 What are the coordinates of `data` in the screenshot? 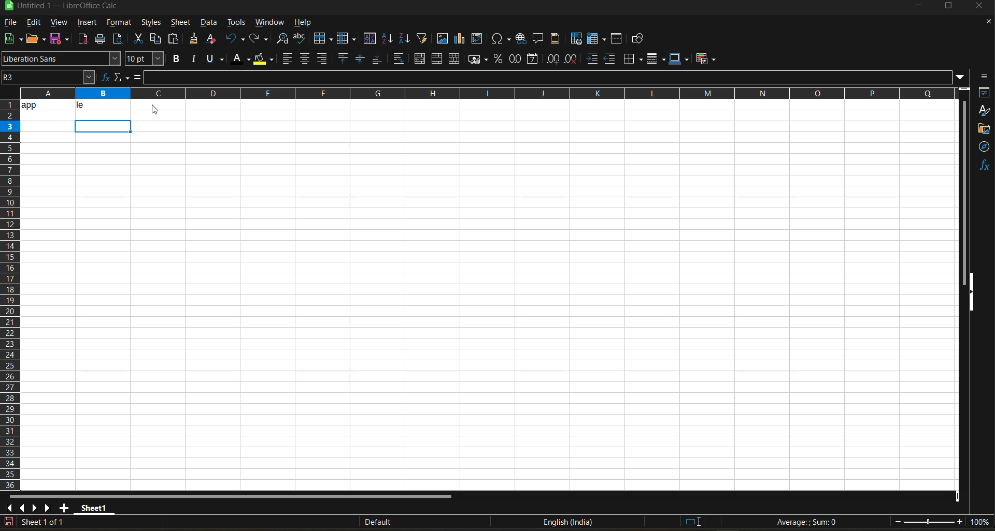 It's located at (75, 105).